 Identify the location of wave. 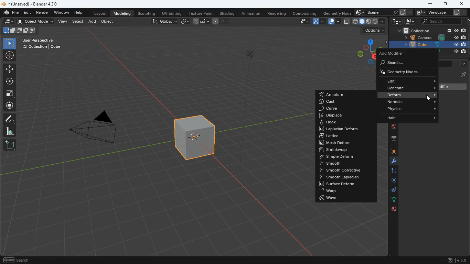
(344, 198).